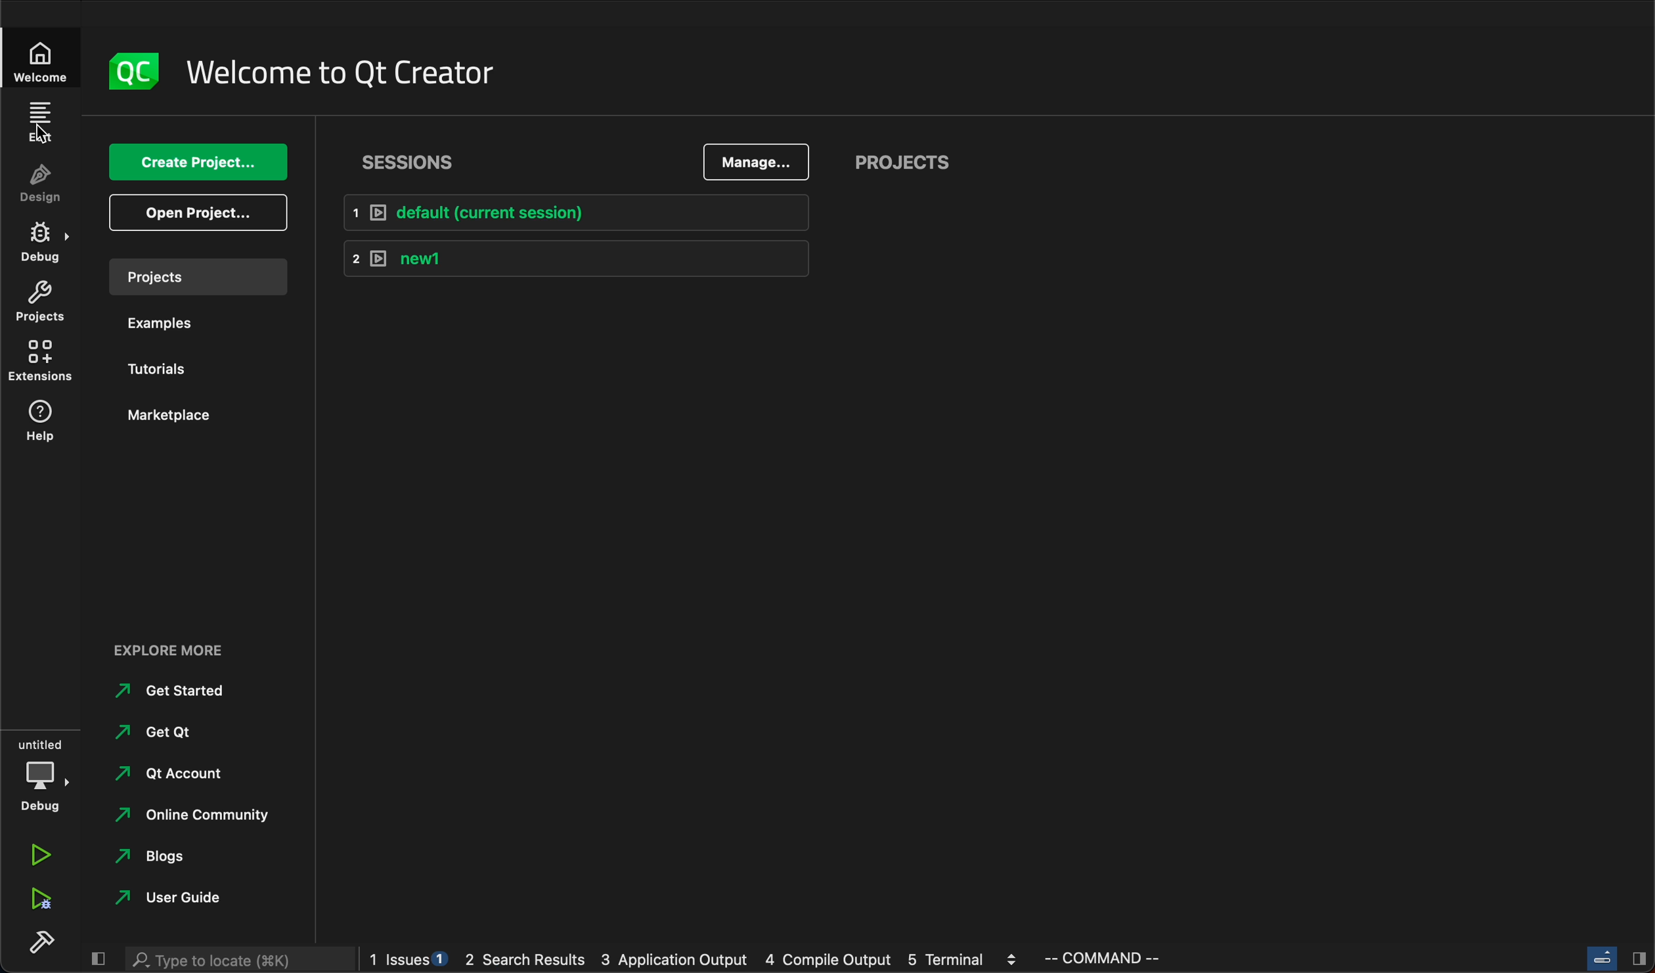 This screenshot has height=973, width=1655. Describe the element at coordinates (1113, 959) in the screenshot. I see `command` at that location.